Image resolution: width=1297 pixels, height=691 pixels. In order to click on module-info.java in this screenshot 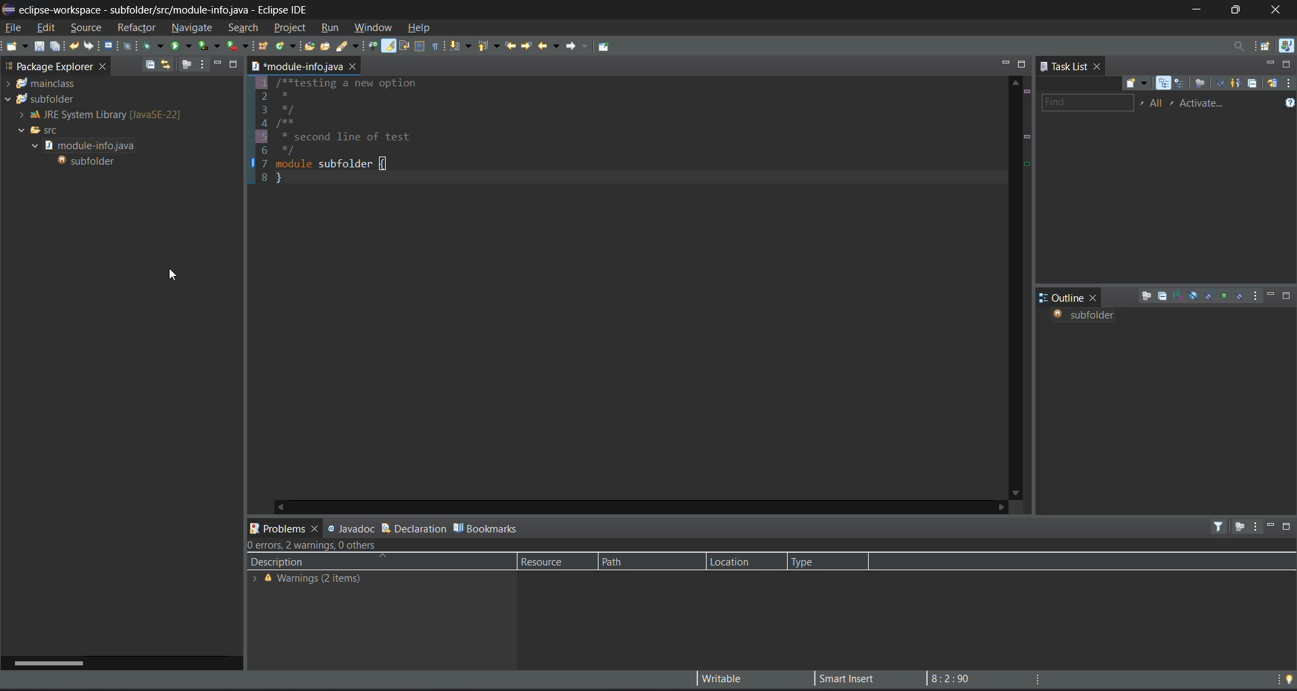, I will do `click(91, 144)`.